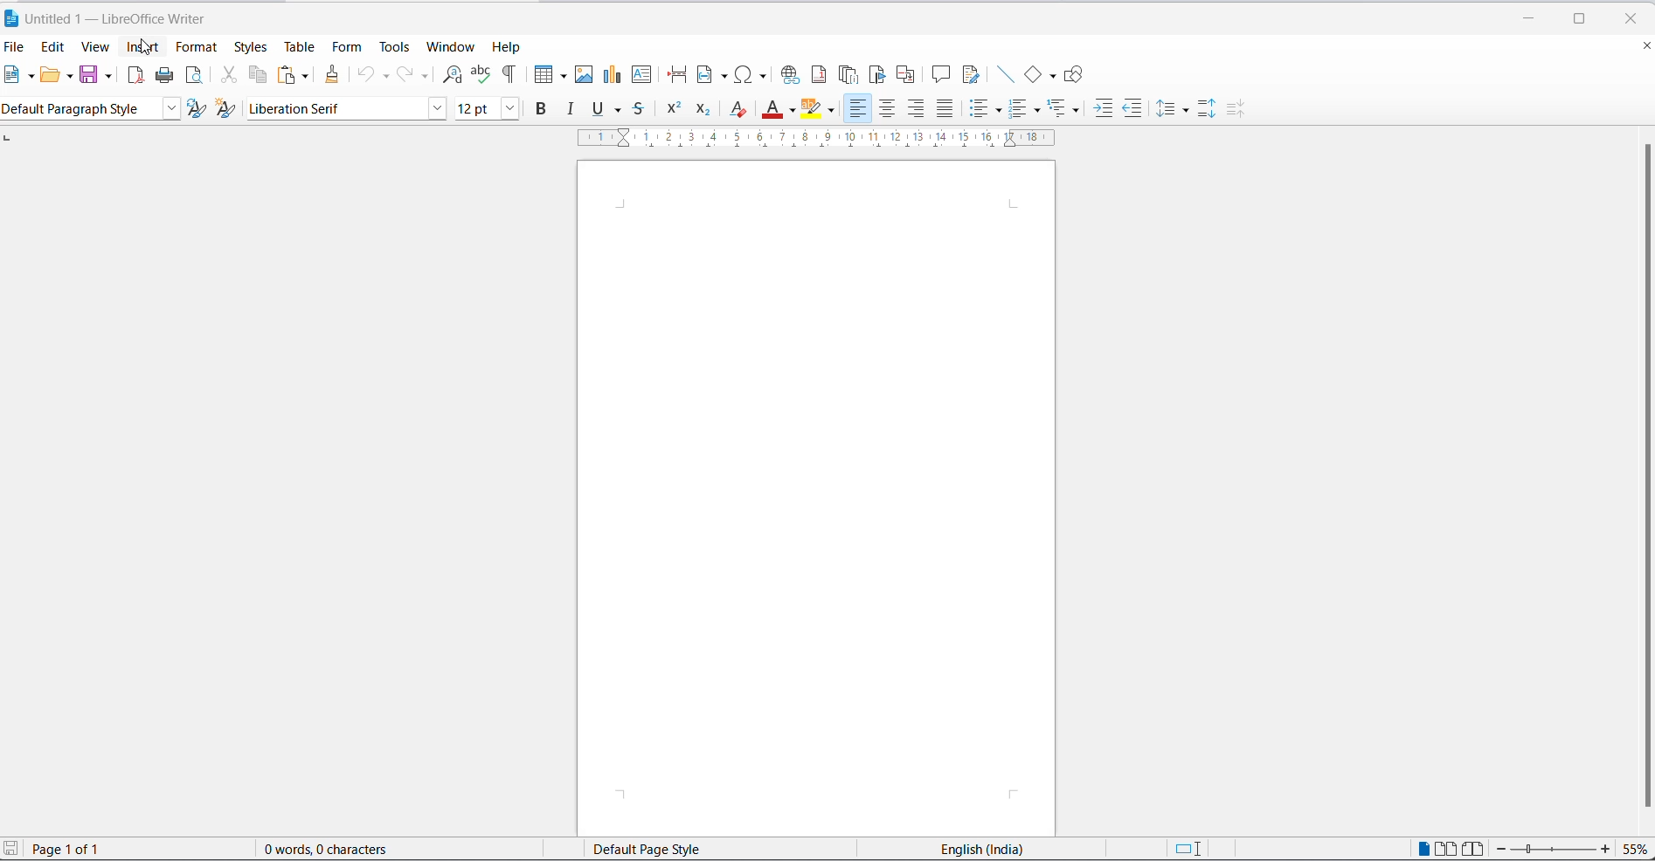 The image size is (1655, 861). I want to click on basic shapes, so click(1032, 74).